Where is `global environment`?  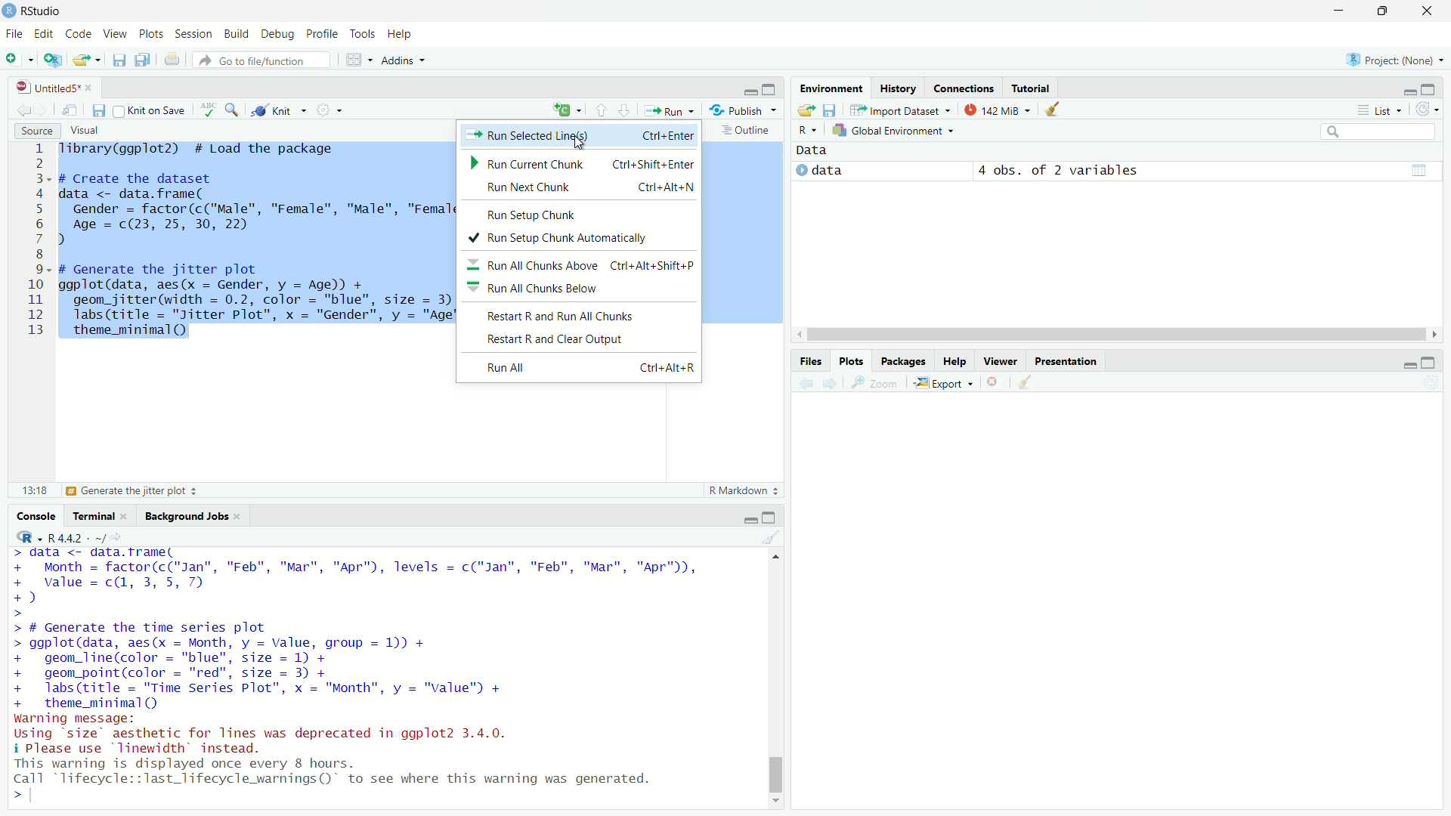 global environment is located at coordinates (896, 131).